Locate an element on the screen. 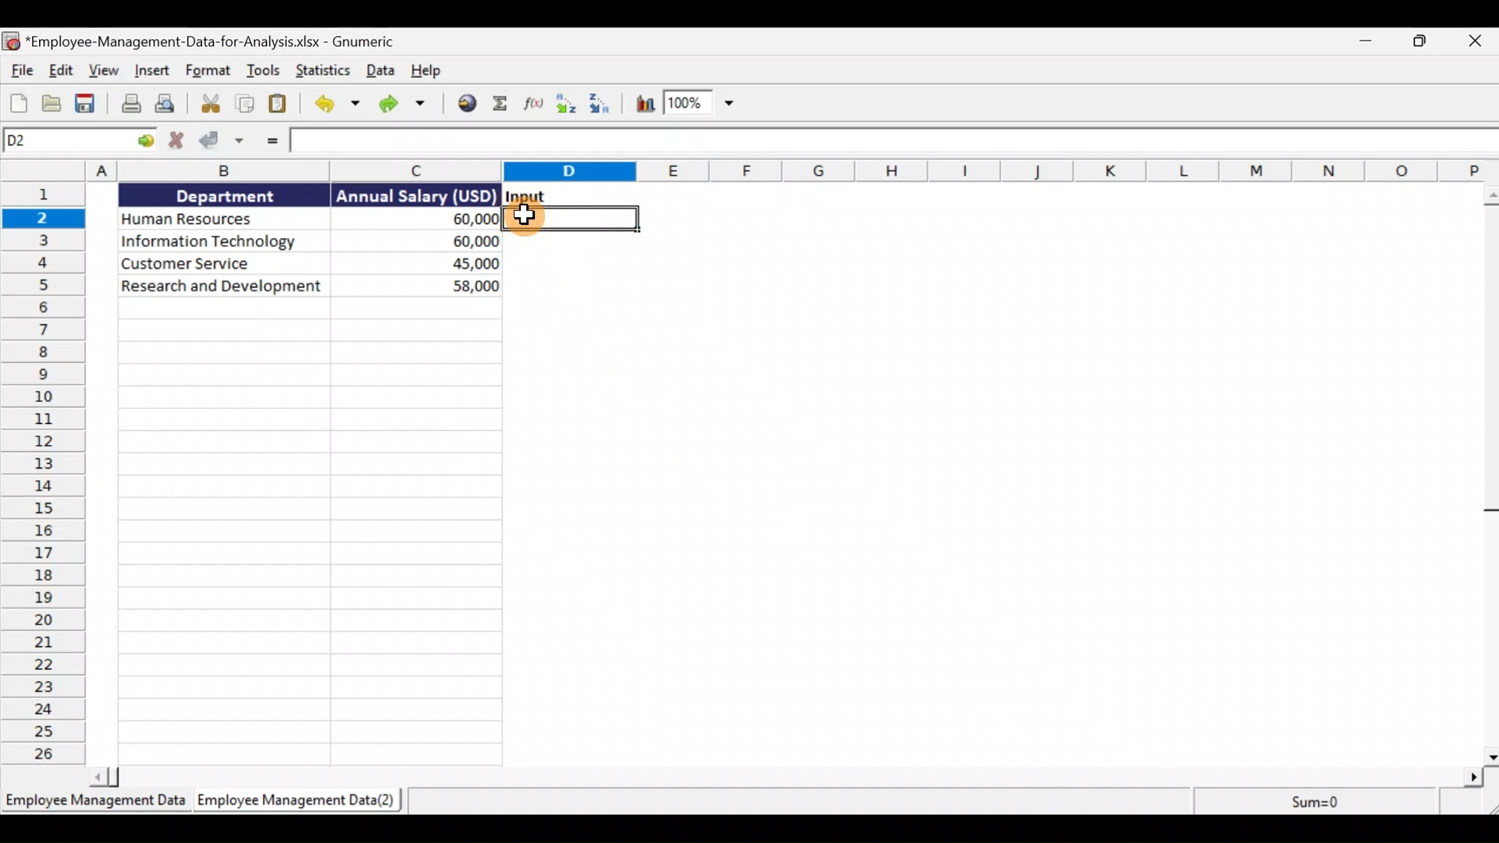  cells is located at coordinates (310, 530).